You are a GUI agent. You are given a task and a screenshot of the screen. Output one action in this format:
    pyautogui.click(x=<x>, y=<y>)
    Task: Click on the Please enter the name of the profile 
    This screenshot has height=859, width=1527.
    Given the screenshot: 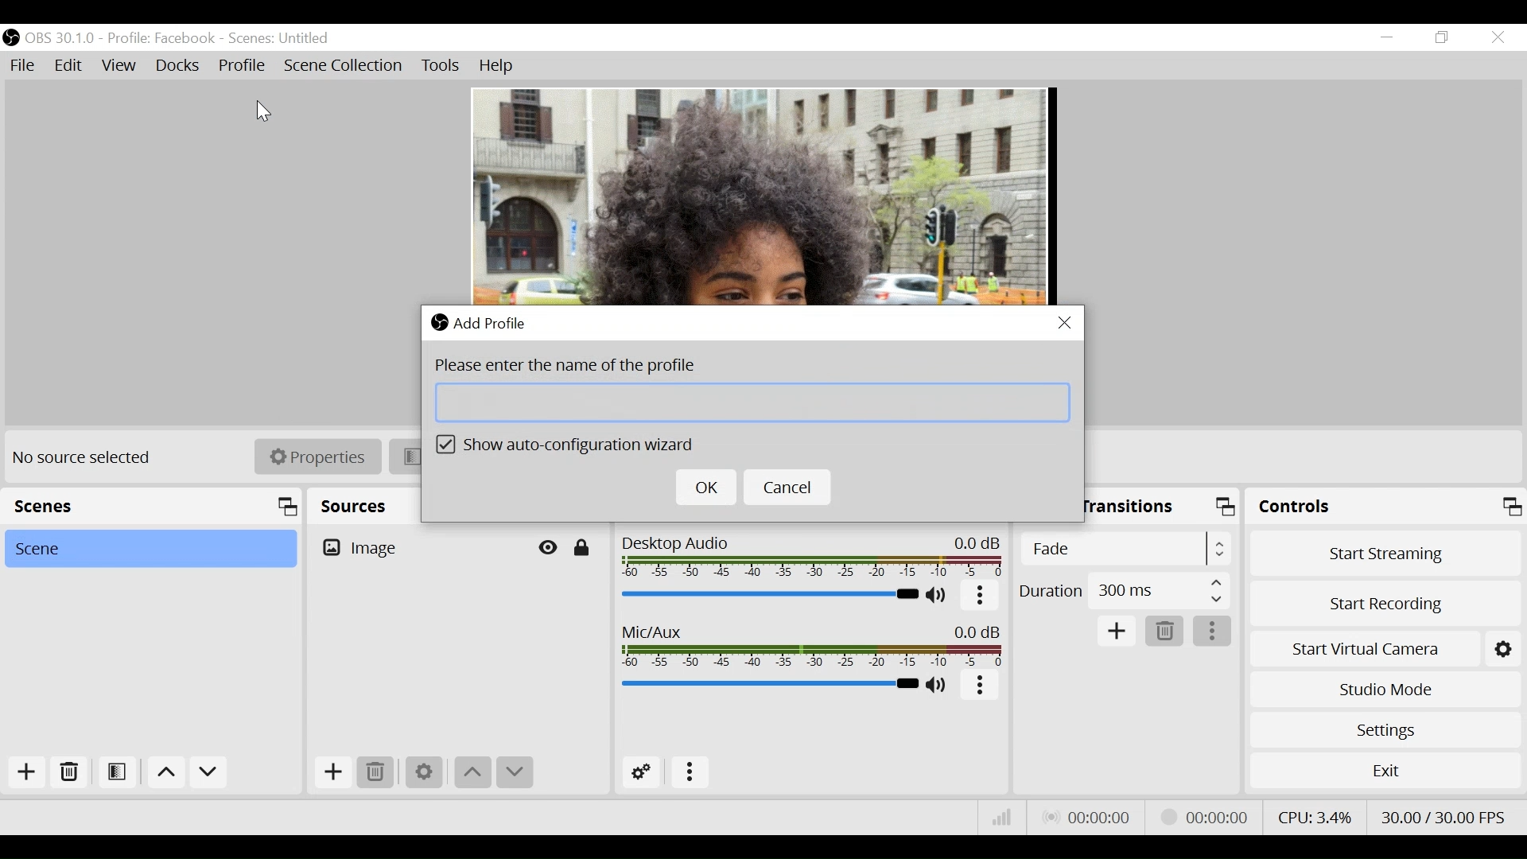 What is the action you would take?
    pyautogui.click(x=575, y=367)
    